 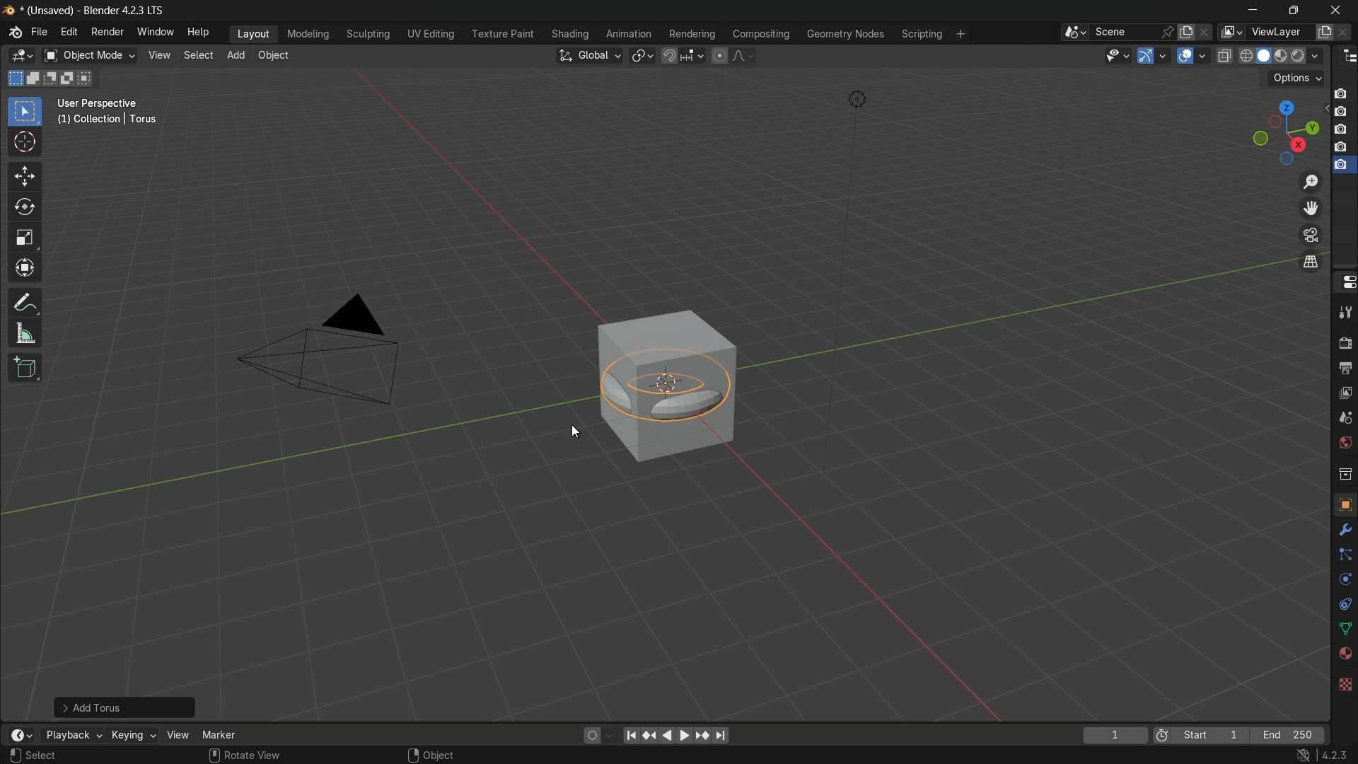 What do you see at coordinates (308, 35) in the screenshot?
I see `modeling` at bounding box center [308, 35].